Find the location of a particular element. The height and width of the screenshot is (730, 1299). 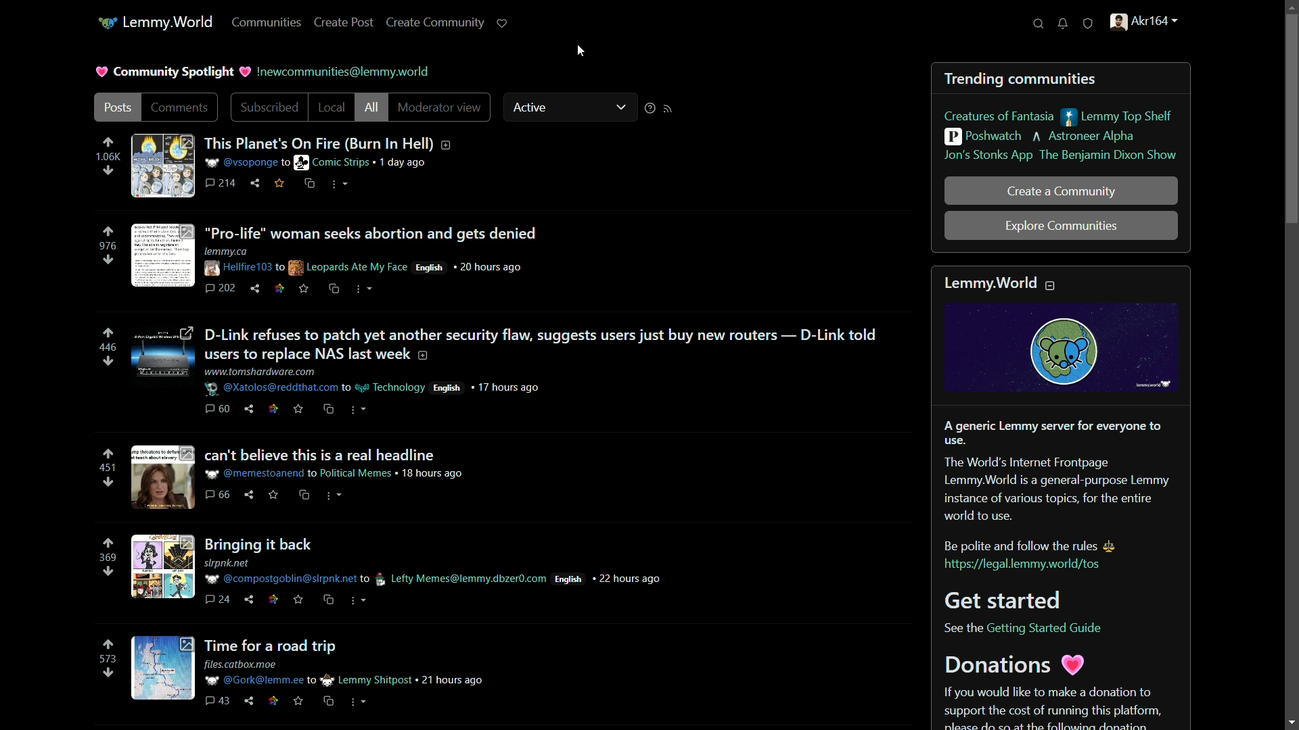

downvote is located at coordinates (107, 360).